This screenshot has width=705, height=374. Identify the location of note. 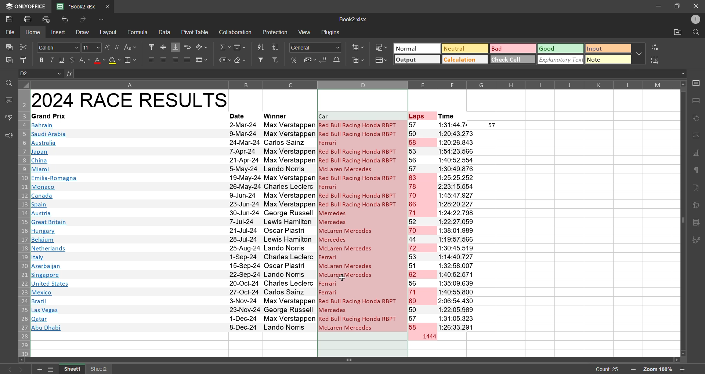
(608, 60).